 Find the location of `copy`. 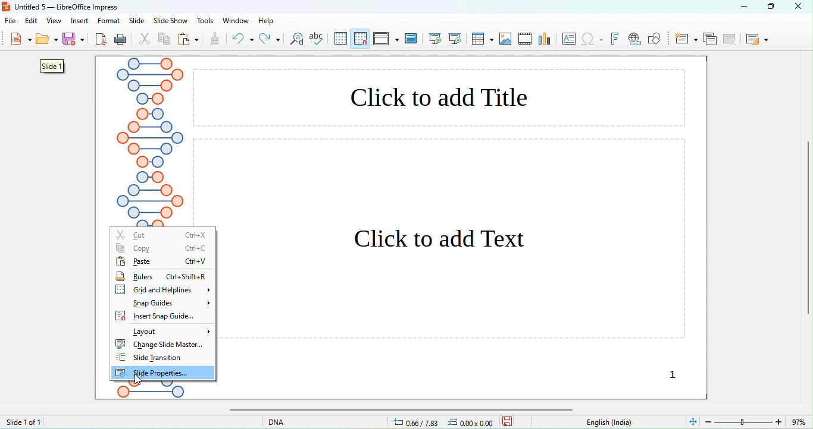

copy is located at coordinates (165, 40).